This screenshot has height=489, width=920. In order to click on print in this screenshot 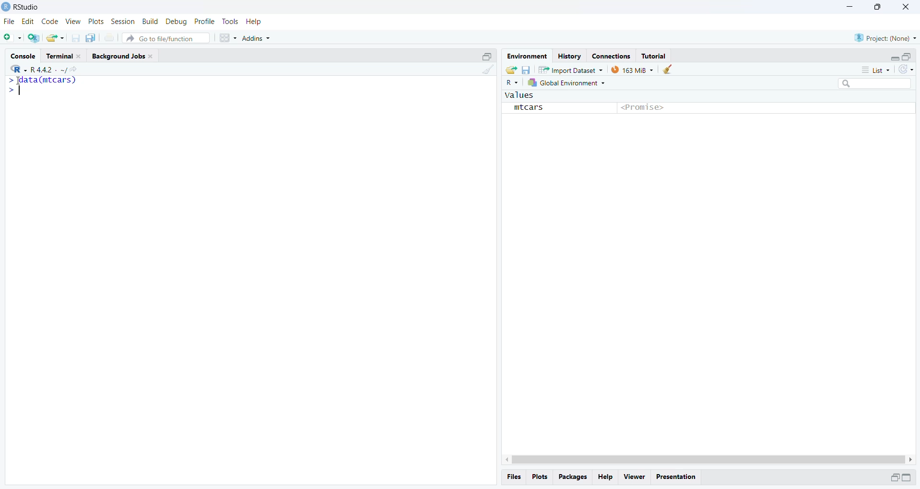, I will do `click(109, 38)`.